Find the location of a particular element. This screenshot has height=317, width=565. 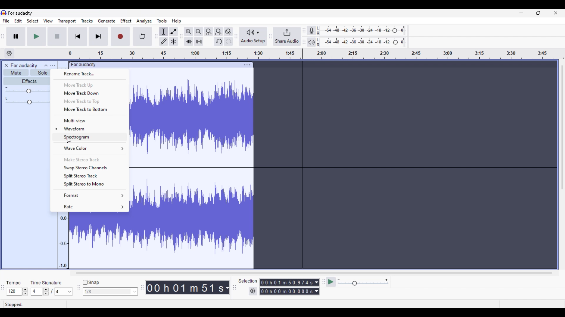

Effect menu is located at coordinates (126, 21).